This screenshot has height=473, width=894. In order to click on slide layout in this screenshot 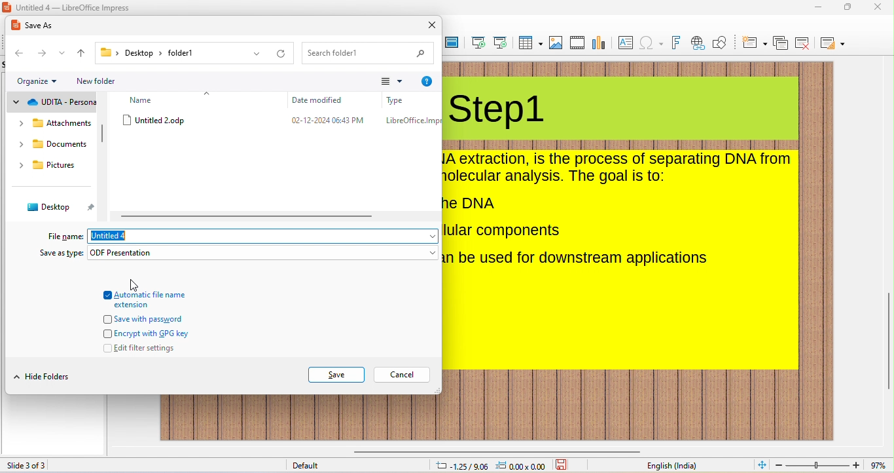, I will do `click(835, 43)`.